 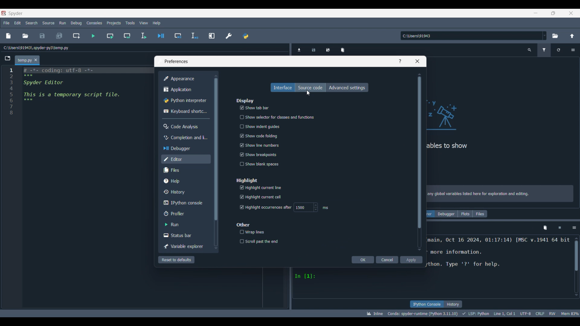 I want to click on Create new cell at current line, so click(x=76, y=36).